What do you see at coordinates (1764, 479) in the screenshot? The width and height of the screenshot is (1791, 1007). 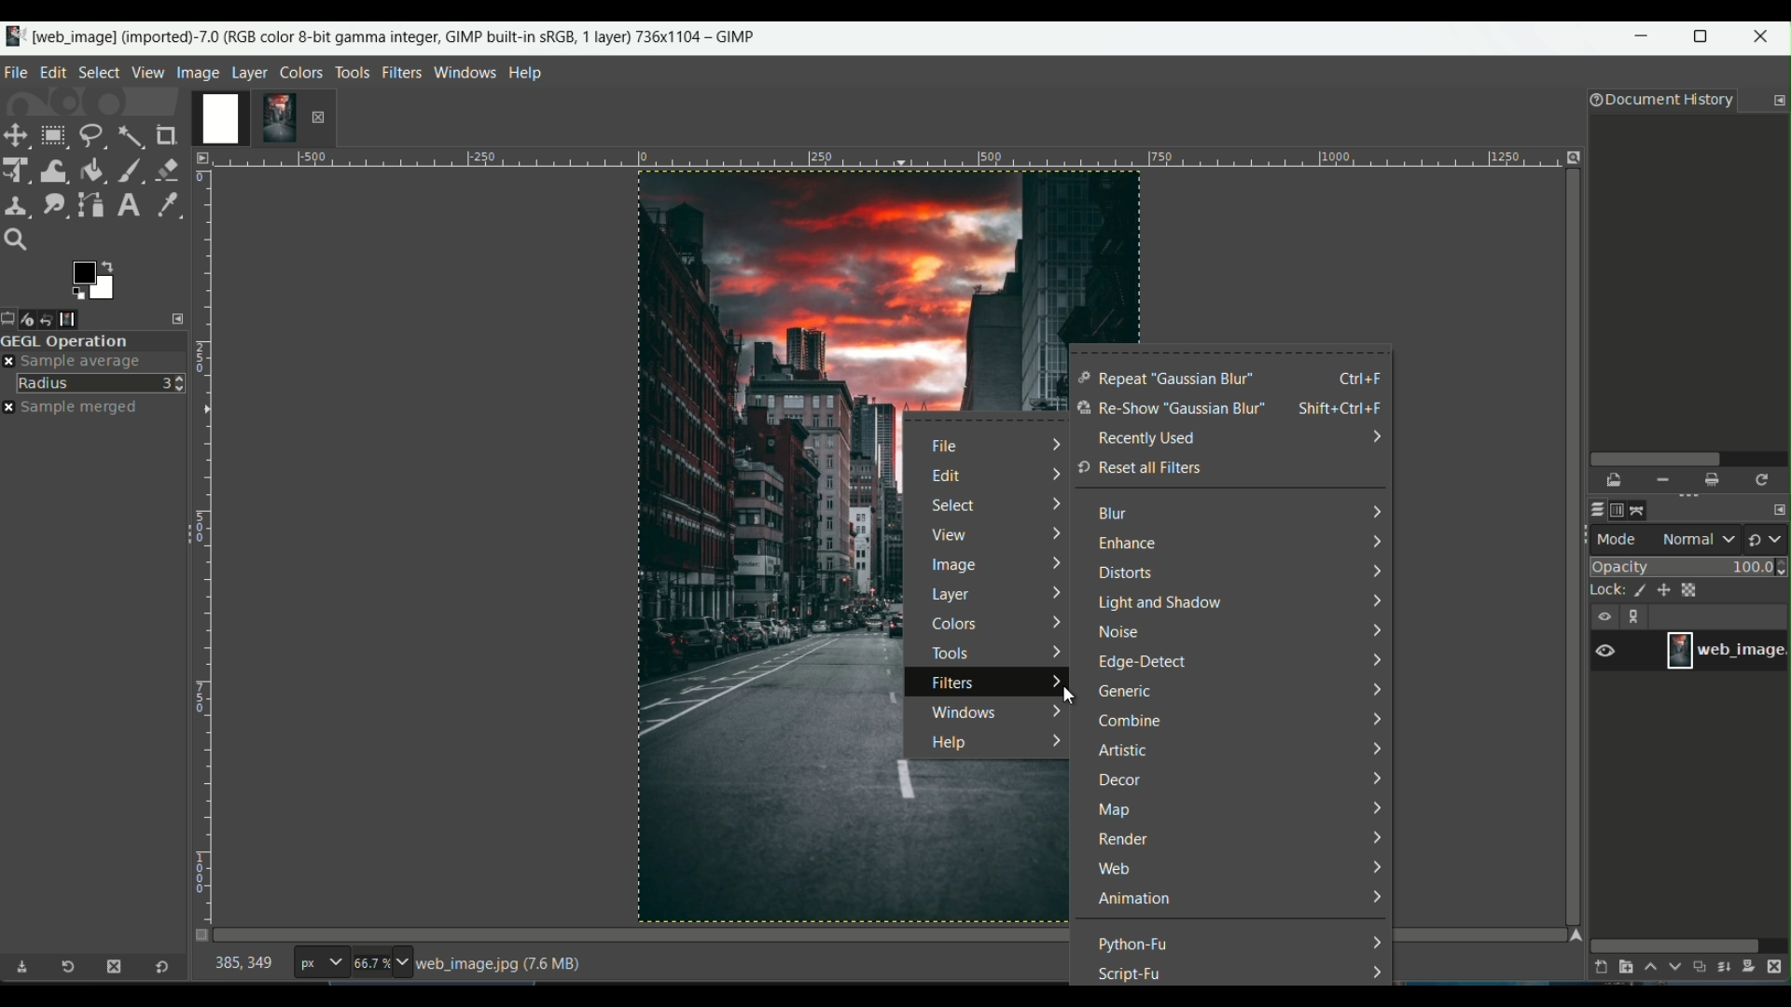 I see `recreate preview` at bounding box center [1764, 479].